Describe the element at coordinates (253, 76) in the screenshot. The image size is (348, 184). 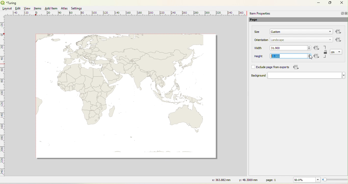
I see `Background` at that location.